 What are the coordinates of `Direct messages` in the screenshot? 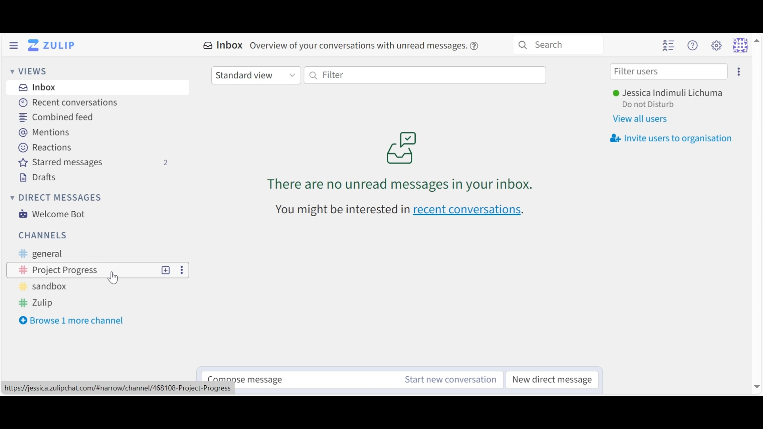 It's located at (58, 199).